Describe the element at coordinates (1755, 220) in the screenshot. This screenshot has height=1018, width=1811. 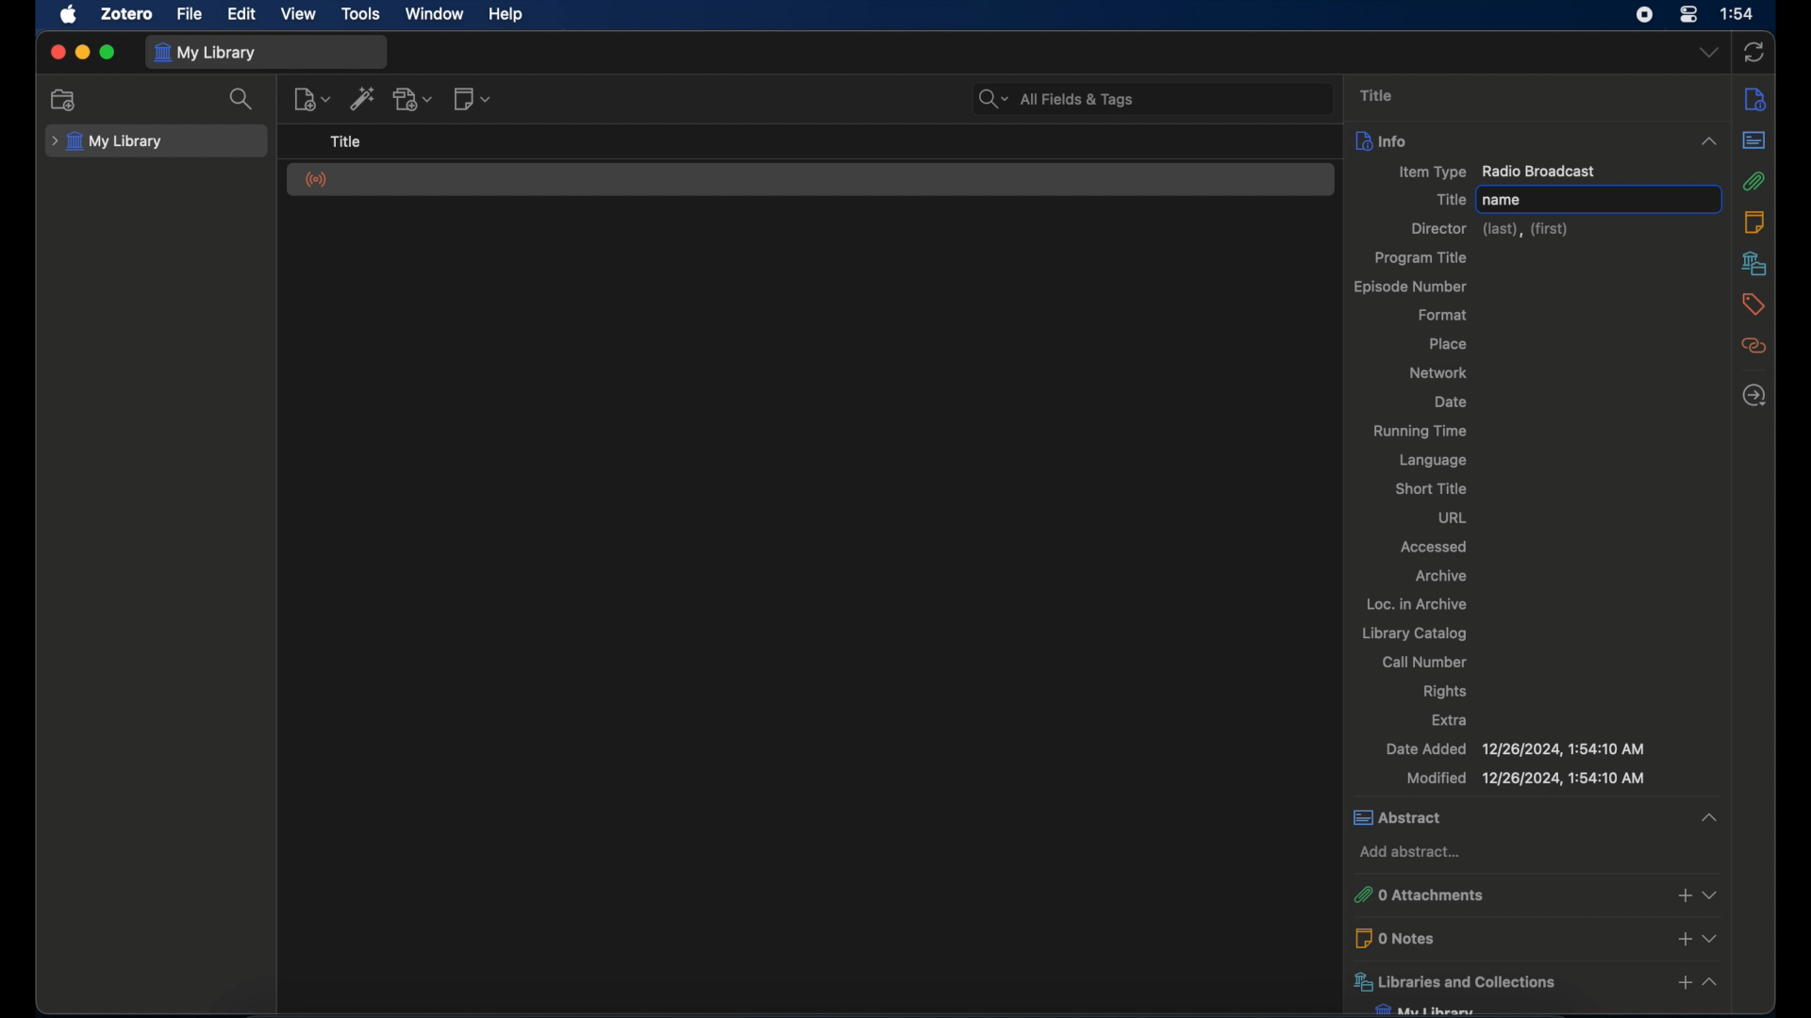
I see `notes` at that location.